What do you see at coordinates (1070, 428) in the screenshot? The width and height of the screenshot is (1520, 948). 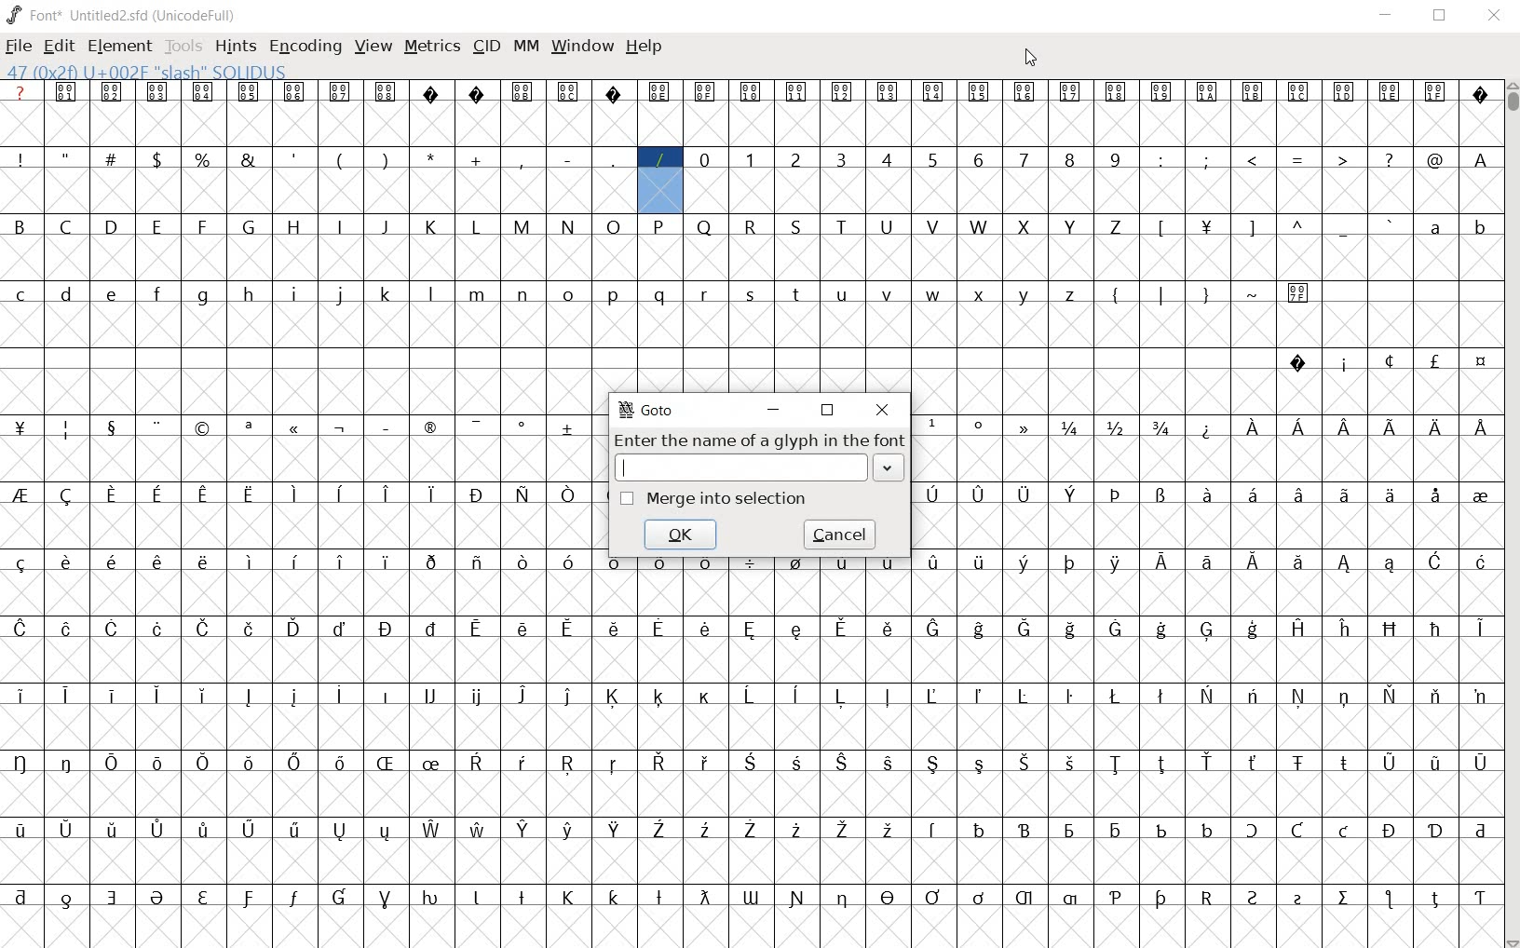 I see `glyph` at bounding box center [1070, 428].